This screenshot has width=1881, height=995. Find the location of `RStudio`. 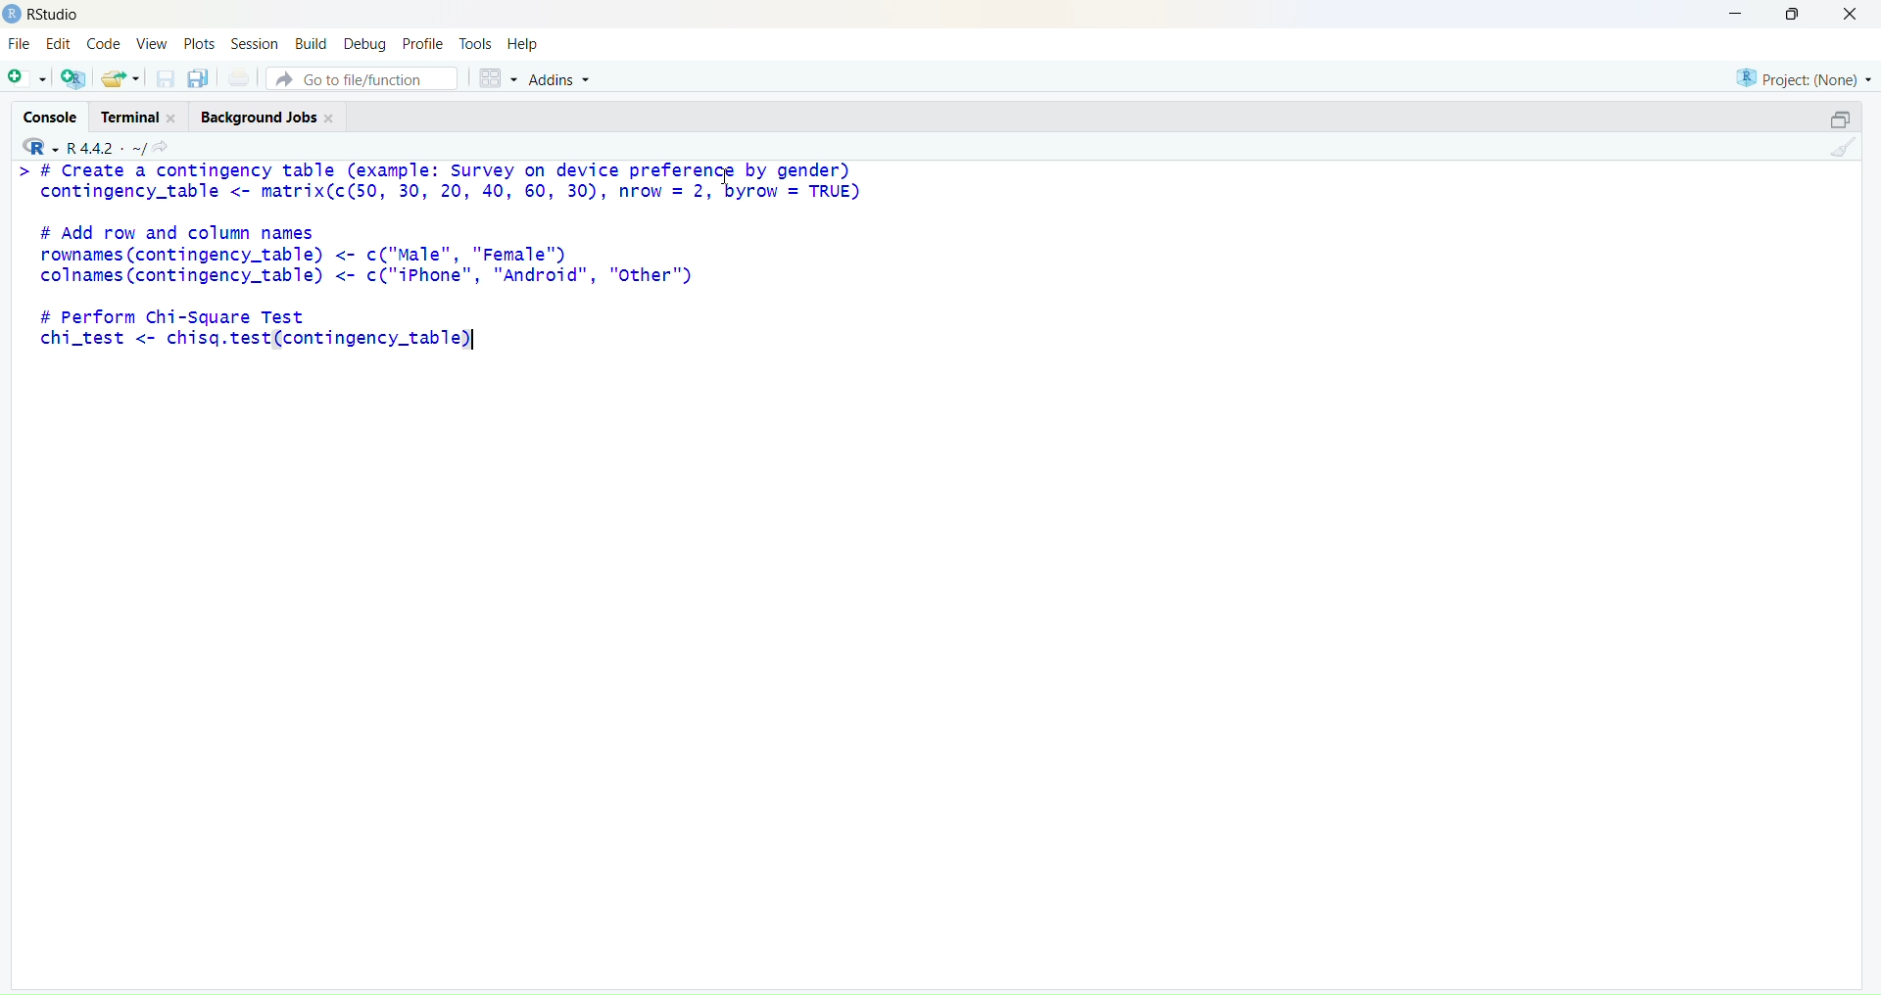

RStudio is located at coordinates (58, 15).